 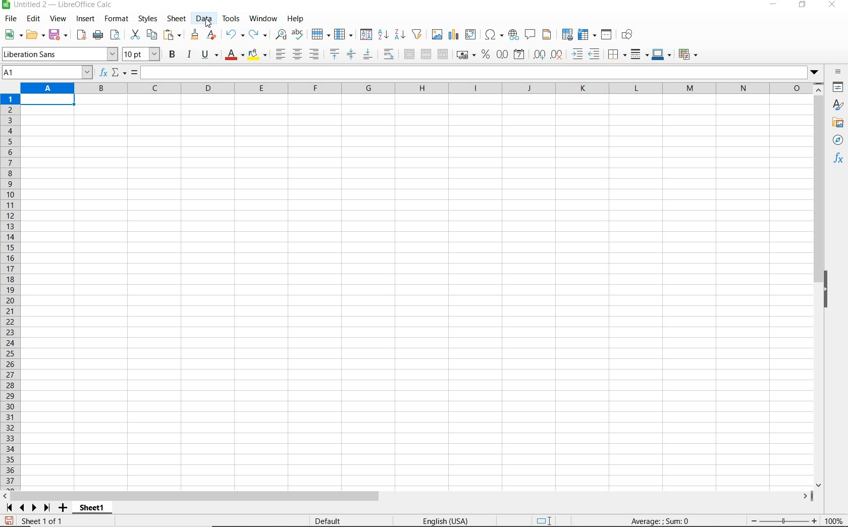 I want to click on coditional, so click(x=687, y=55).